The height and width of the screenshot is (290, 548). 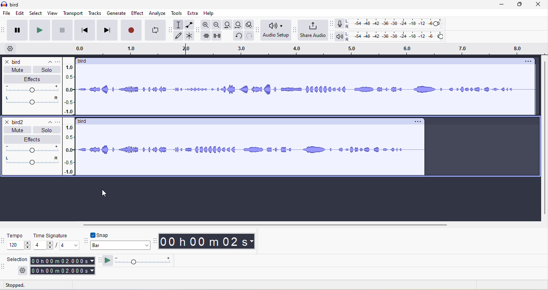 What do you see at coordinates (63, 261) in the screenshot?
I see `00h00m02000s v` at bounding box center [63, 261].